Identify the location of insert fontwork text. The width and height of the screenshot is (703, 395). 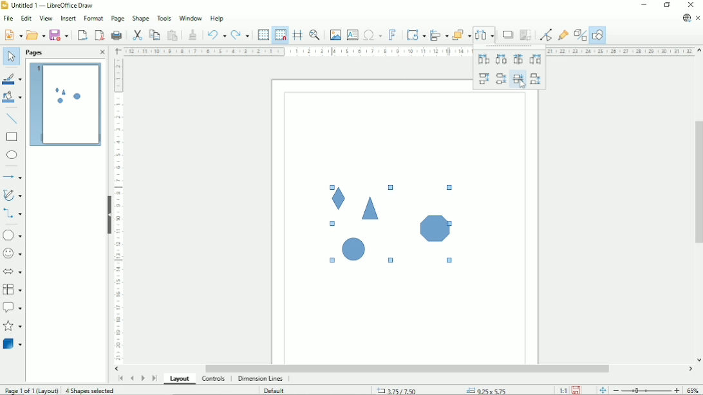
(393, 35).